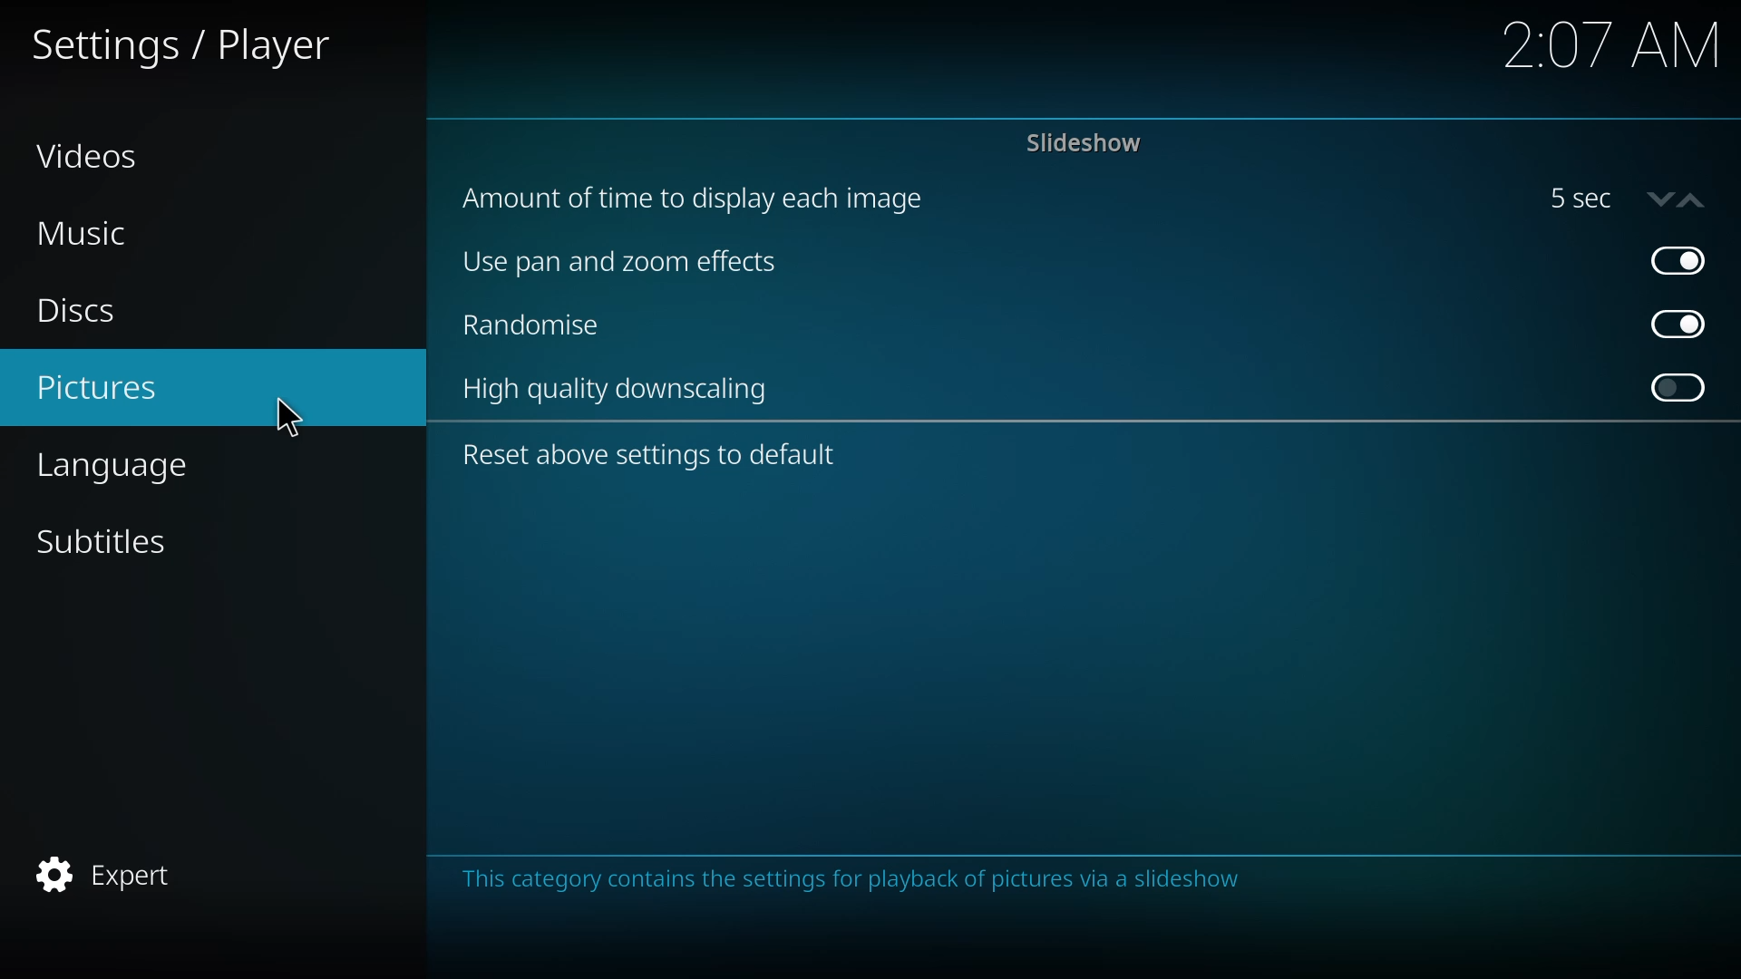 The image size is (1741, 979). What do you see at coordinates (1625, 199) in the screenshot?
I see `5 sec` at bounding box center [1625, 199].